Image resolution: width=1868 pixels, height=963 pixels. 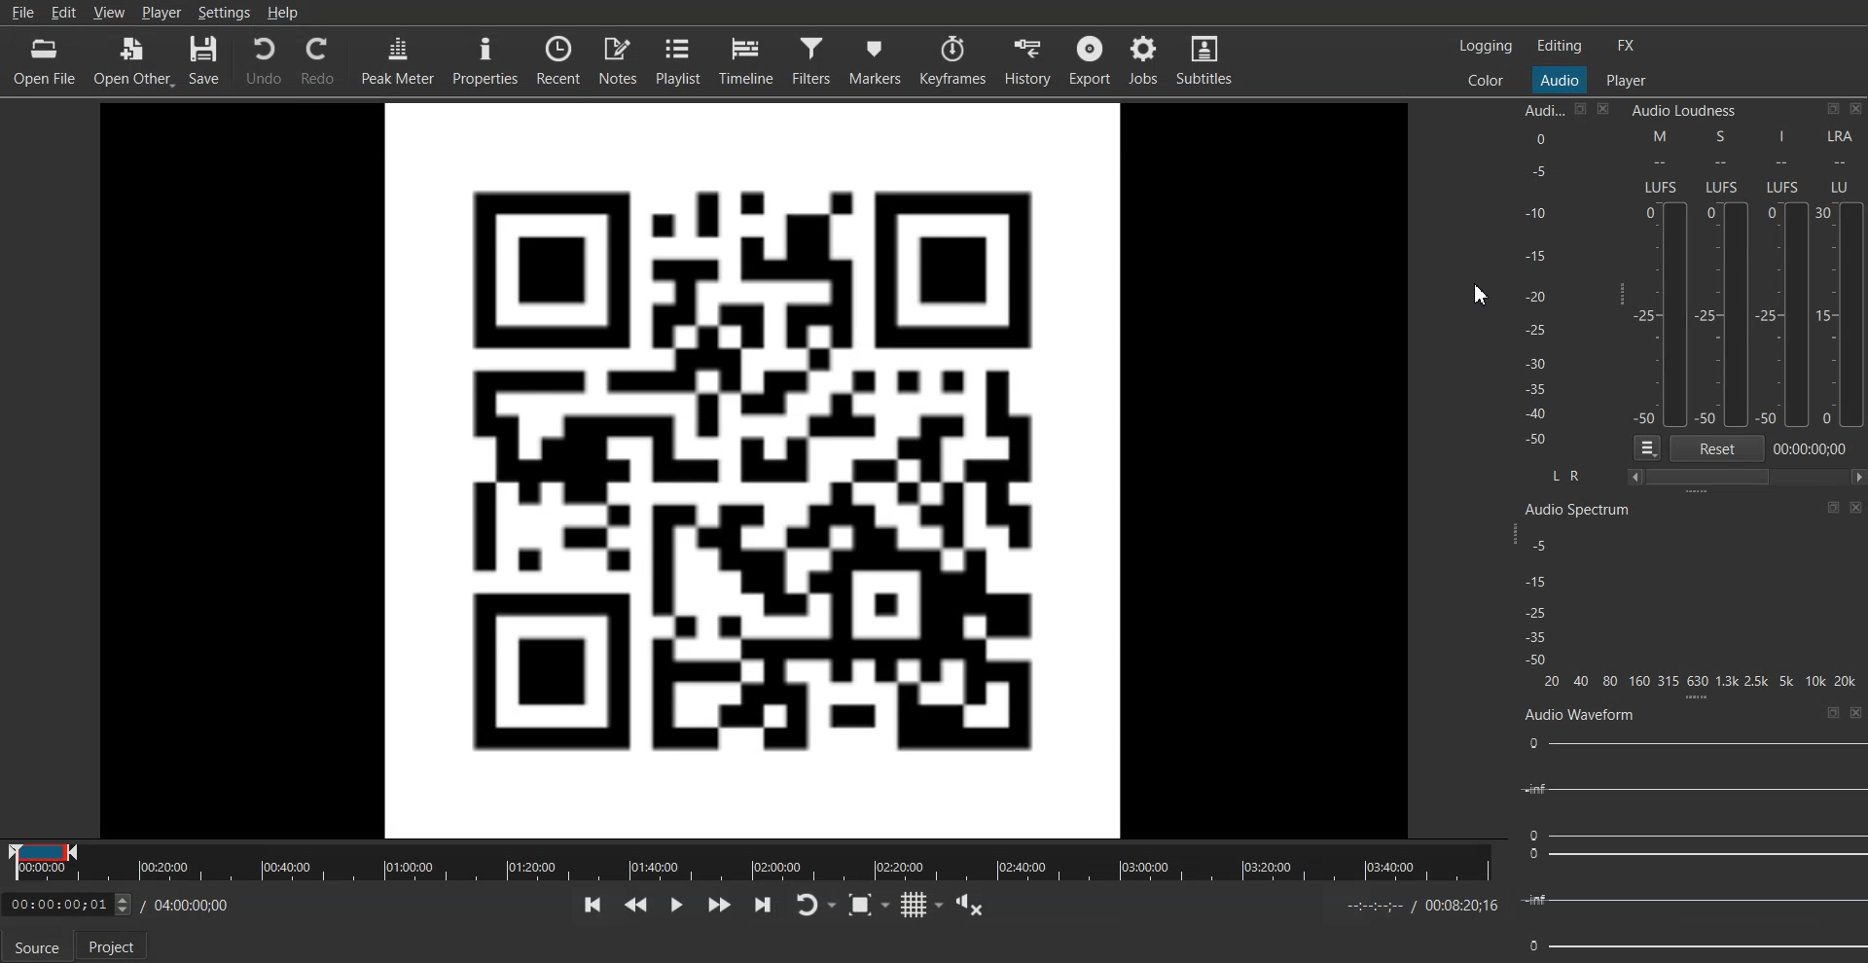 What do you see at coordinates (1485, 79) in the screenshot?
I see `Switch to the color layout` at bounding box center [1485, 79].